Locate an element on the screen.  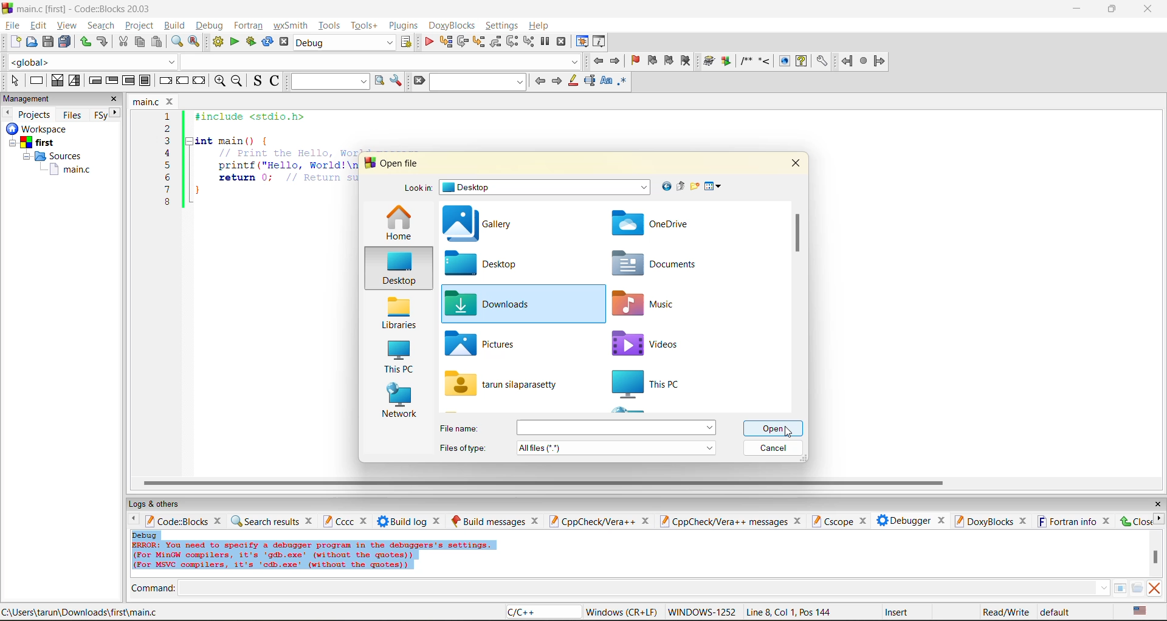
block instruction is located at coordinates (145, 81).